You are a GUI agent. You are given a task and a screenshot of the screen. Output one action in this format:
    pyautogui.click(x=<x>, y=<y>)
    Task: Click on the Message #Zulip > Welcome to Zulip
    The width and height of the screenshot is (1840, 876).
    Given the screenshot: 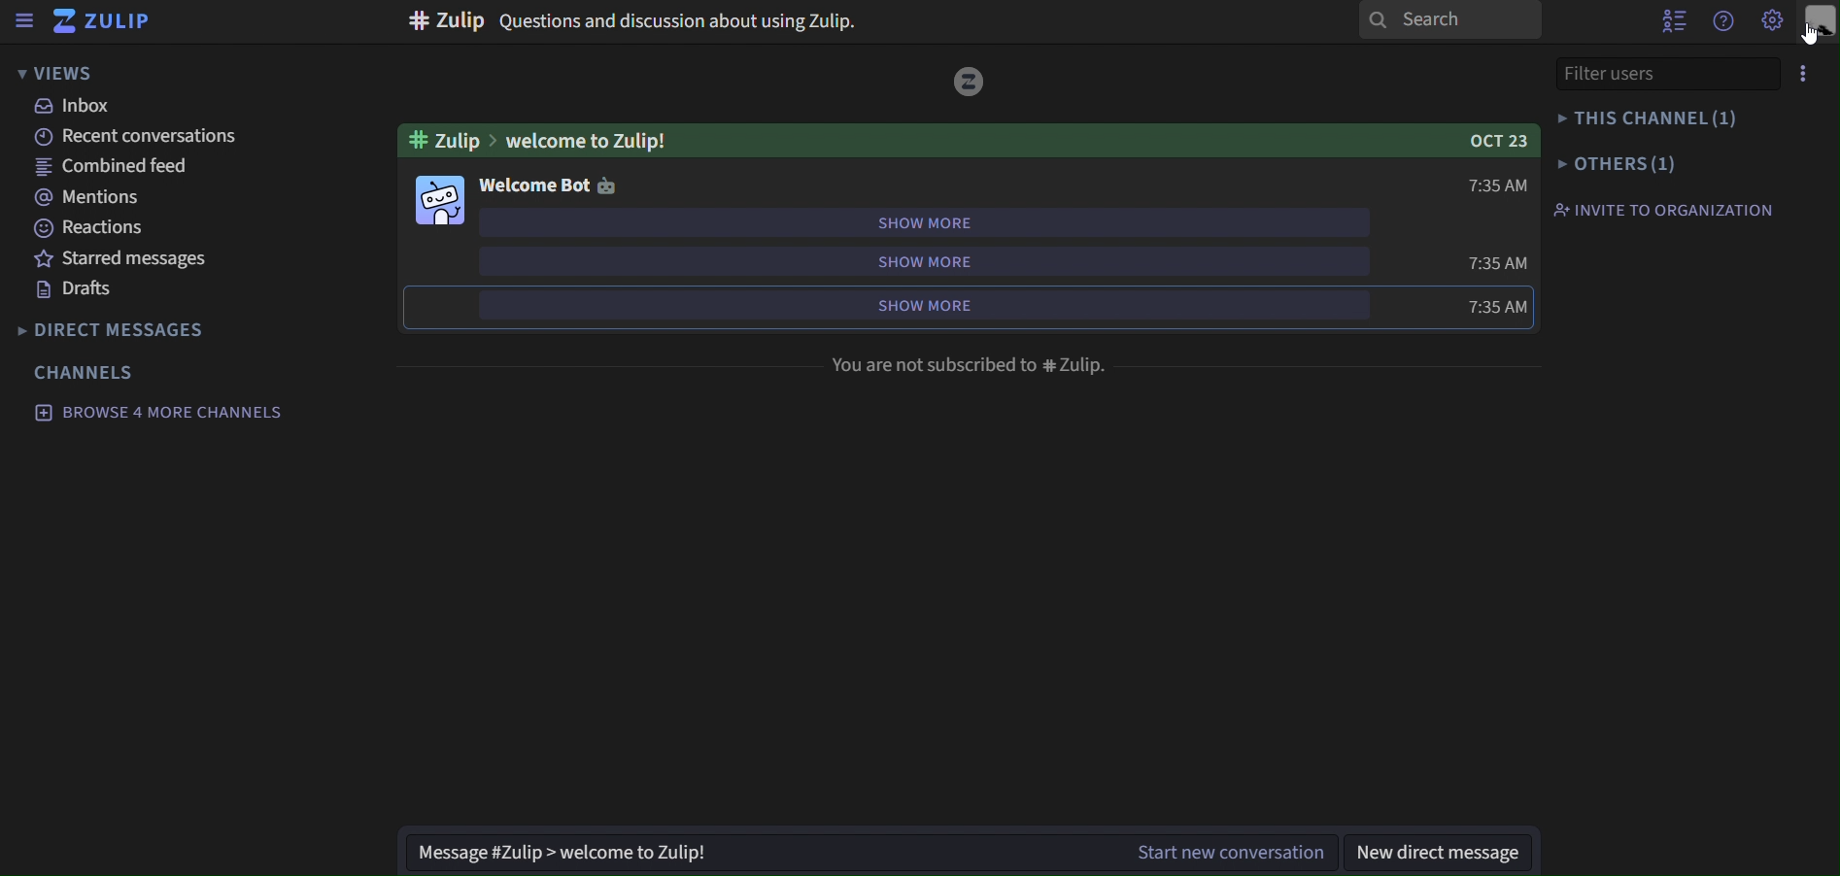 What is the action you would take?
    pyautogui.click(x=757, y=853)
    